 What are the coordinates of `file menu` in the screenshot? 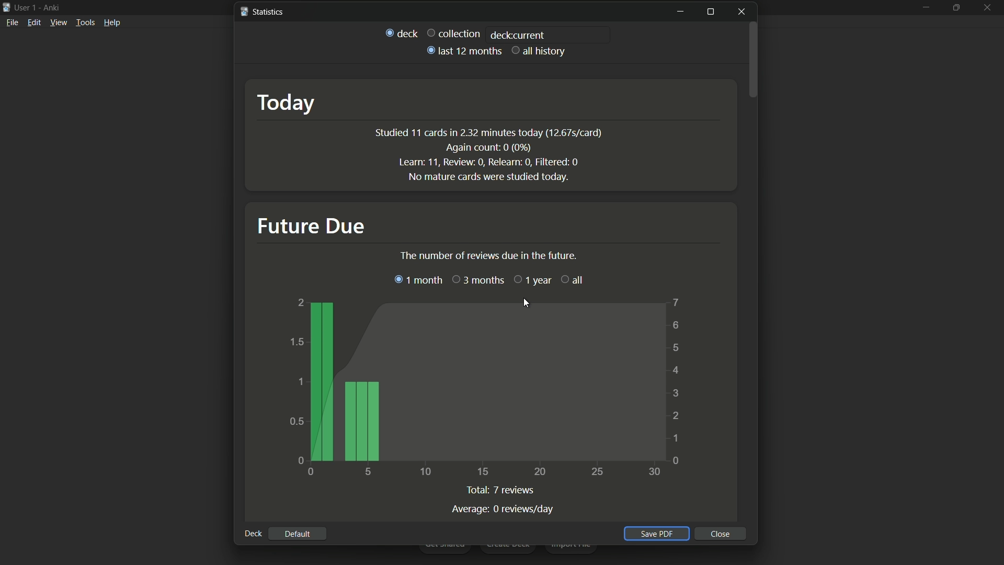 It's located at (13, 22).